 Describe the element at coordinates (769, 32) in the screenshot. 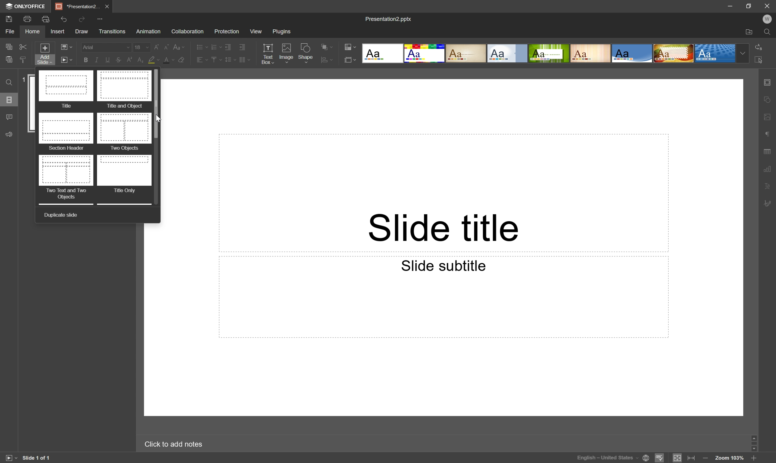

I see `Find` at that location.